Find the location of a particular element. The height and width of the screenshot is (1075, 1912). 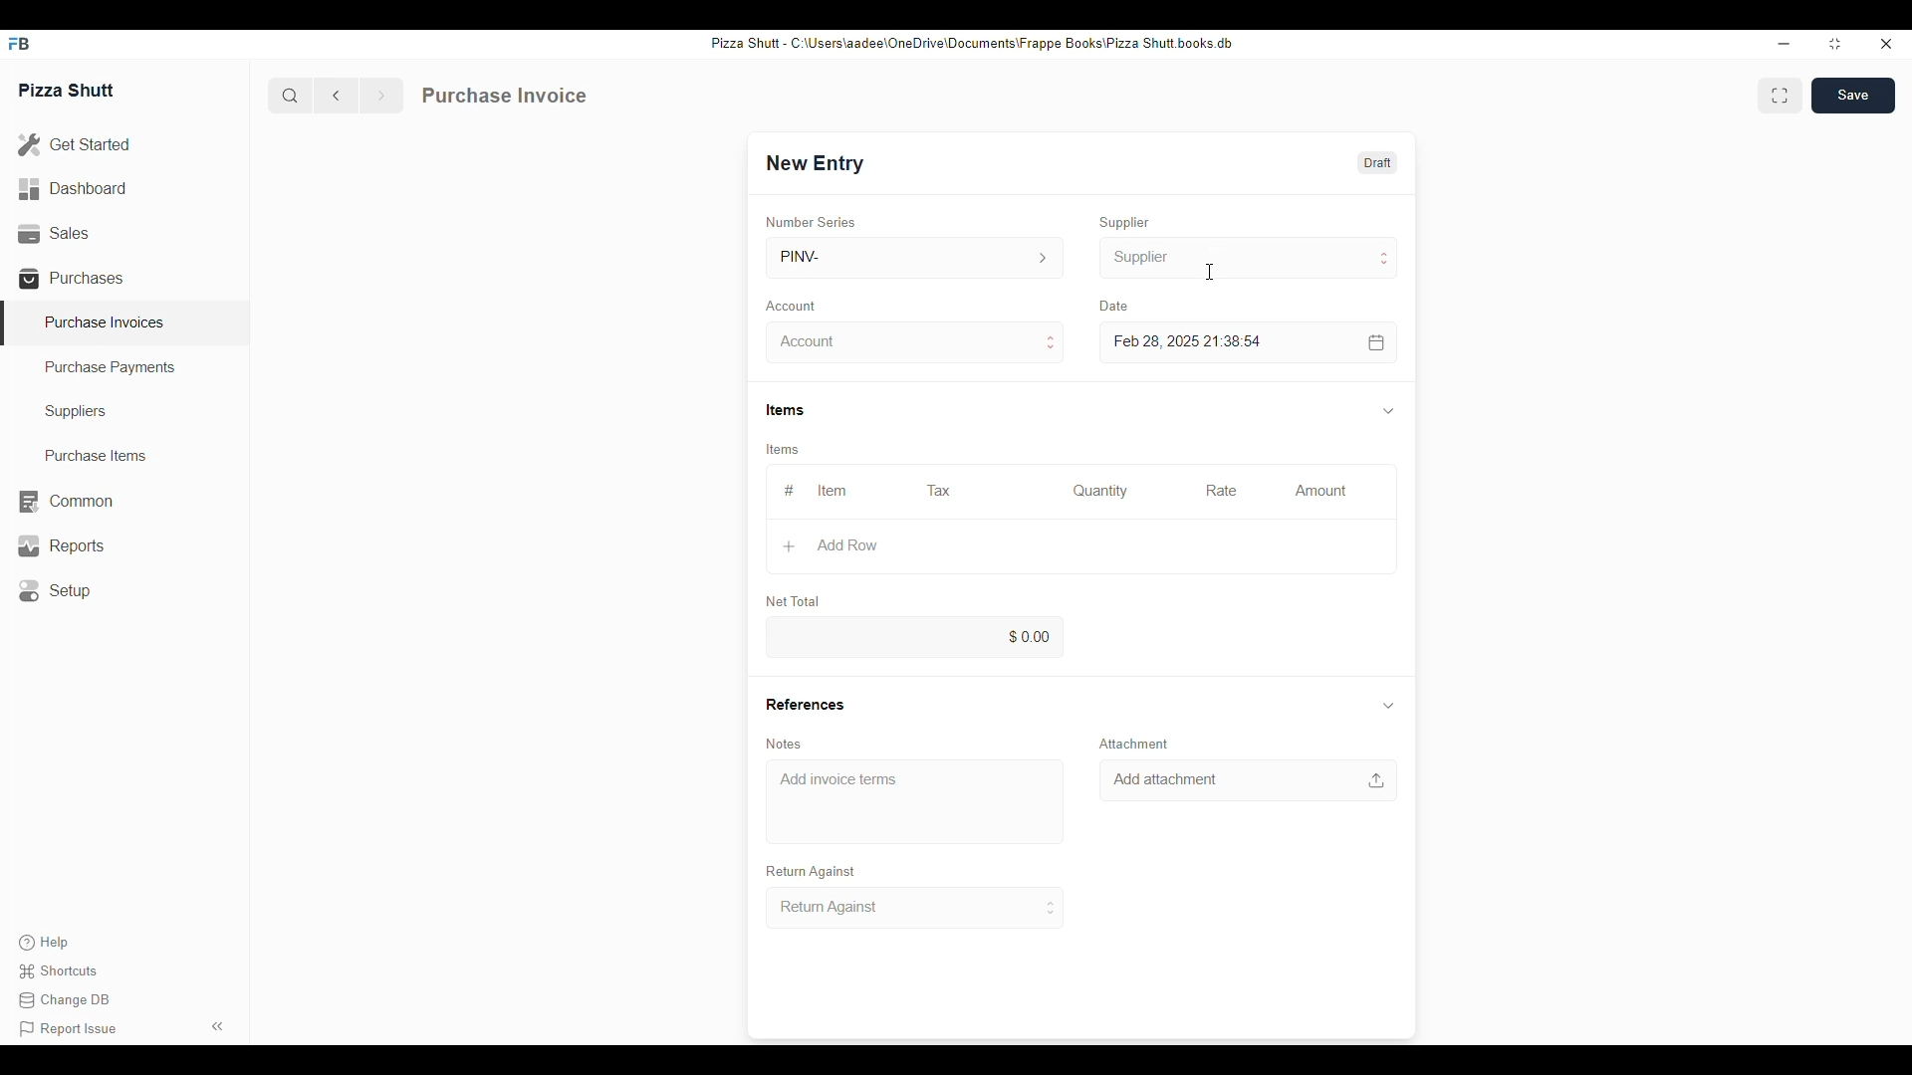

Pizza Shut - C:\Users\aadee\OneDrive\Documents\Frappe Books\Pizza Shutt books. db is located at coordinates (970, 42).